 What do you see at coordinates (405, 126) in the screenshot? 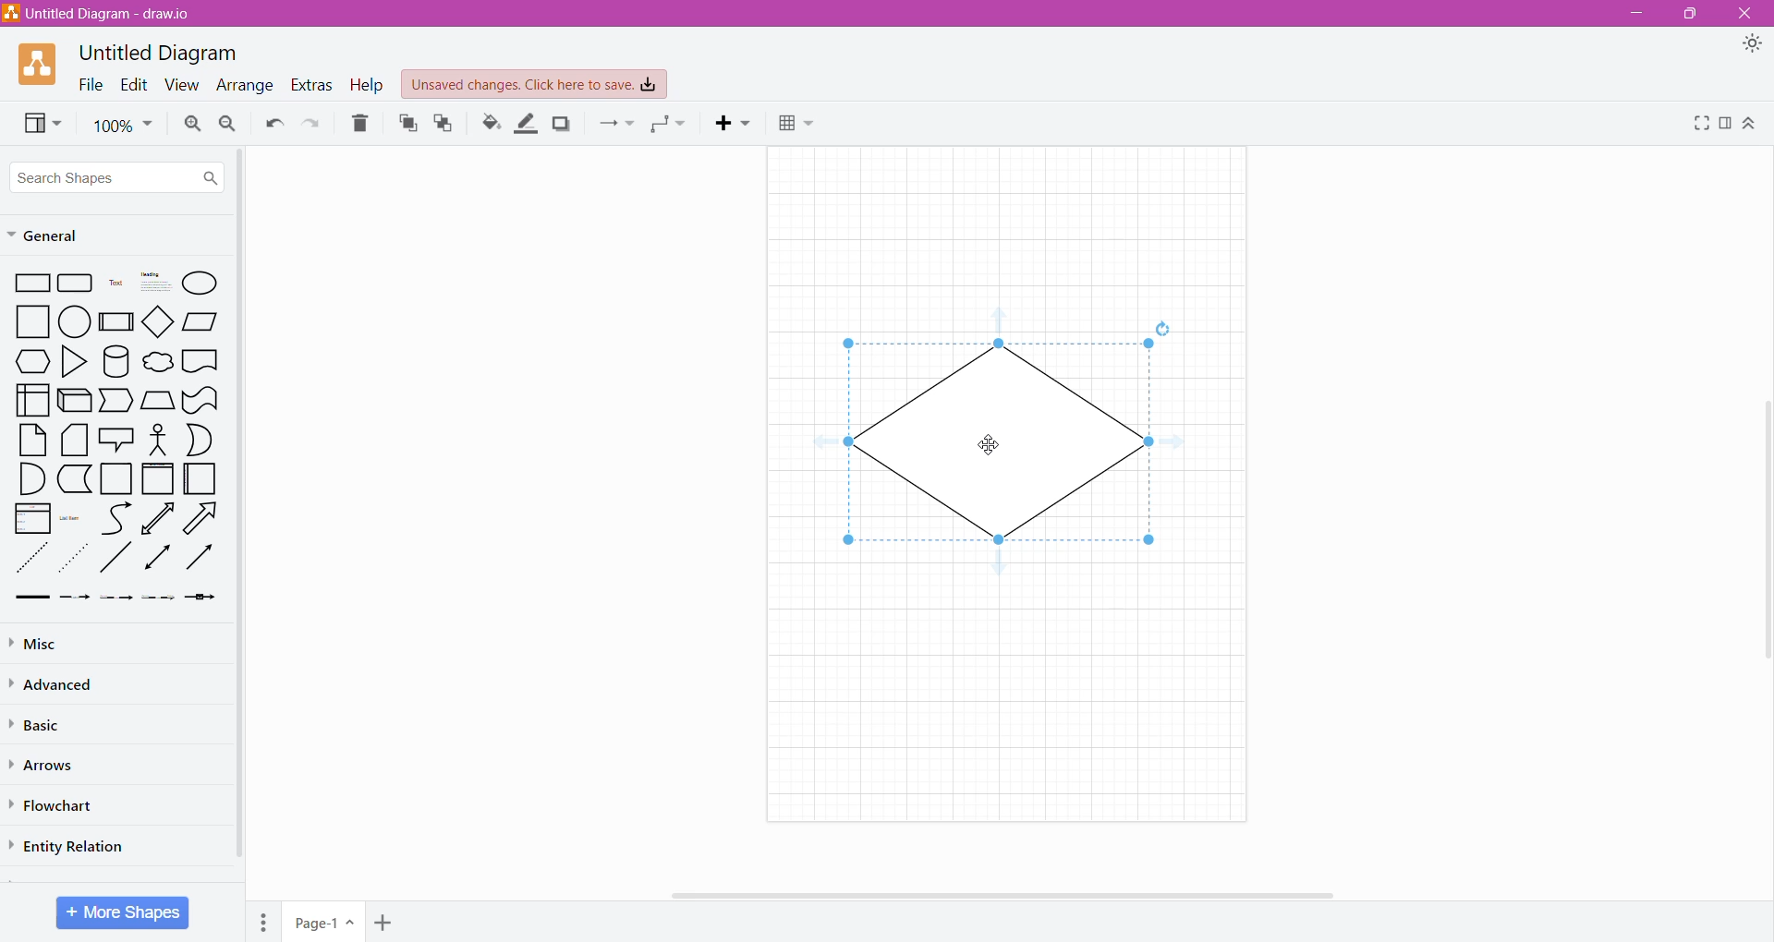
I see `To Front` at bounding box center [405, 126].